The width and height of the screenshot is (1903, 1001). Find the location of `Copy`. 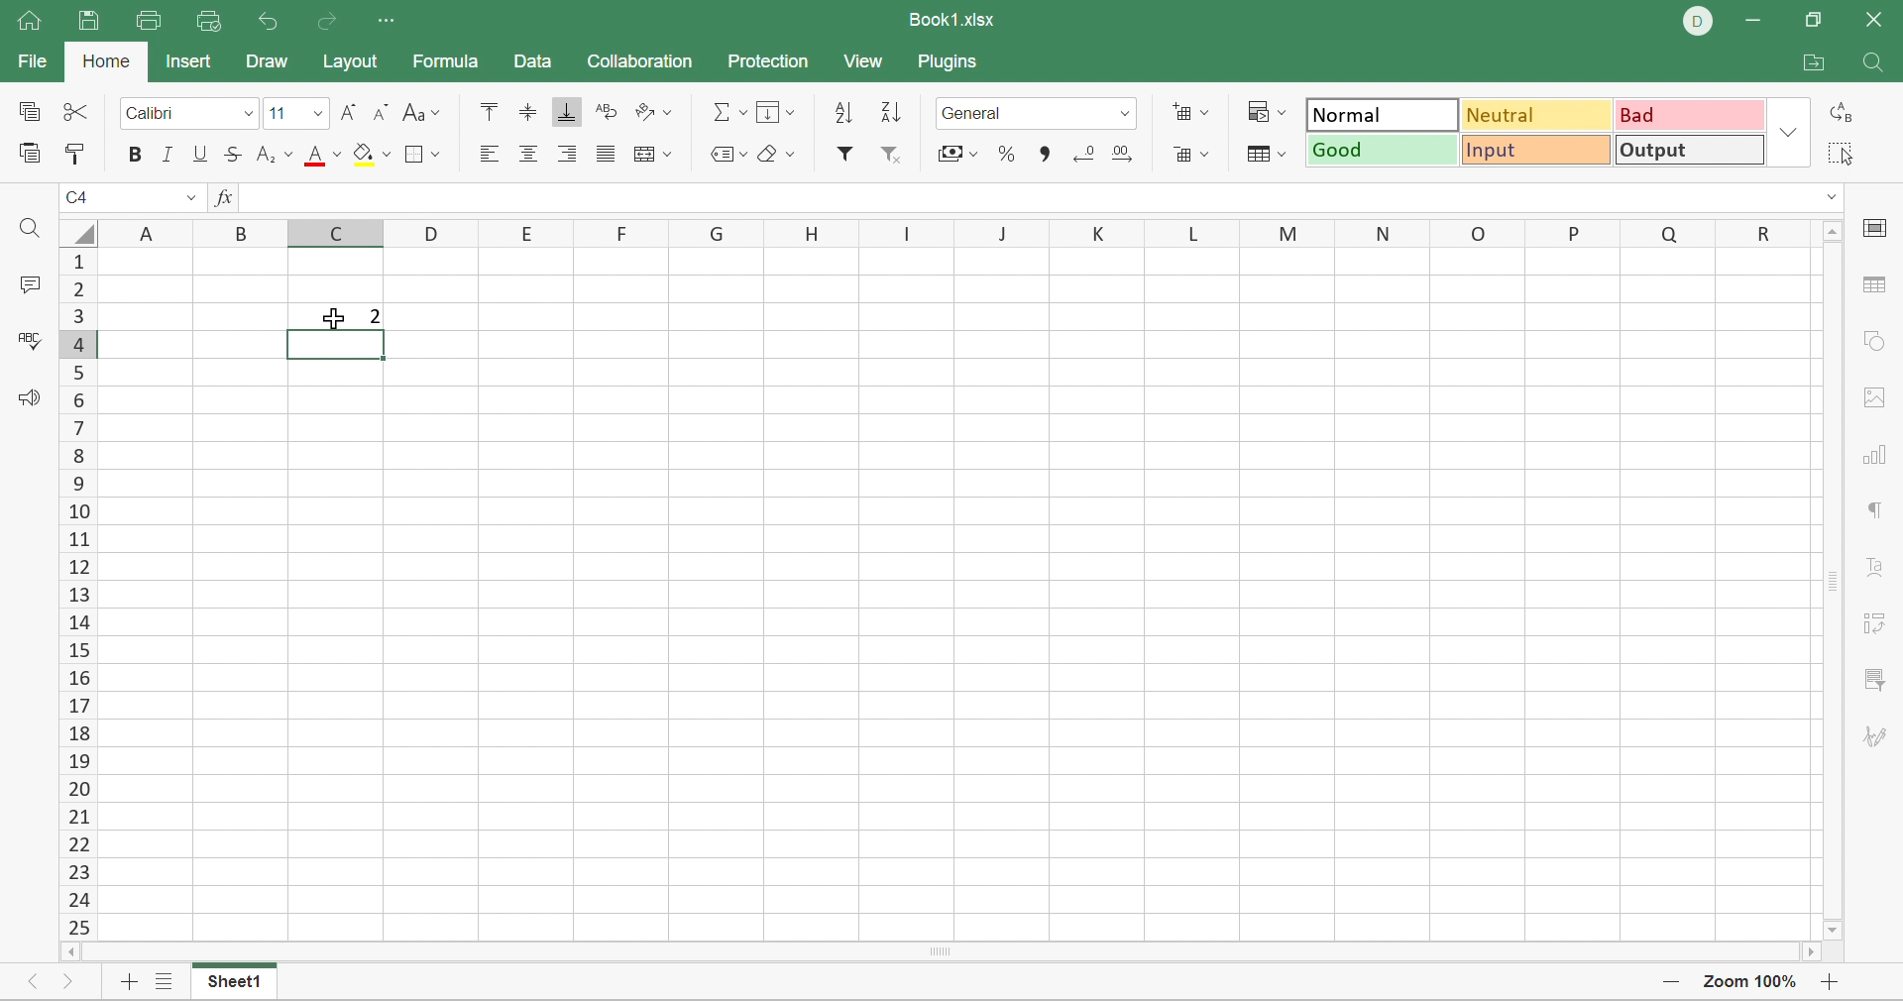

Copy is located at coordinates (27, 109).